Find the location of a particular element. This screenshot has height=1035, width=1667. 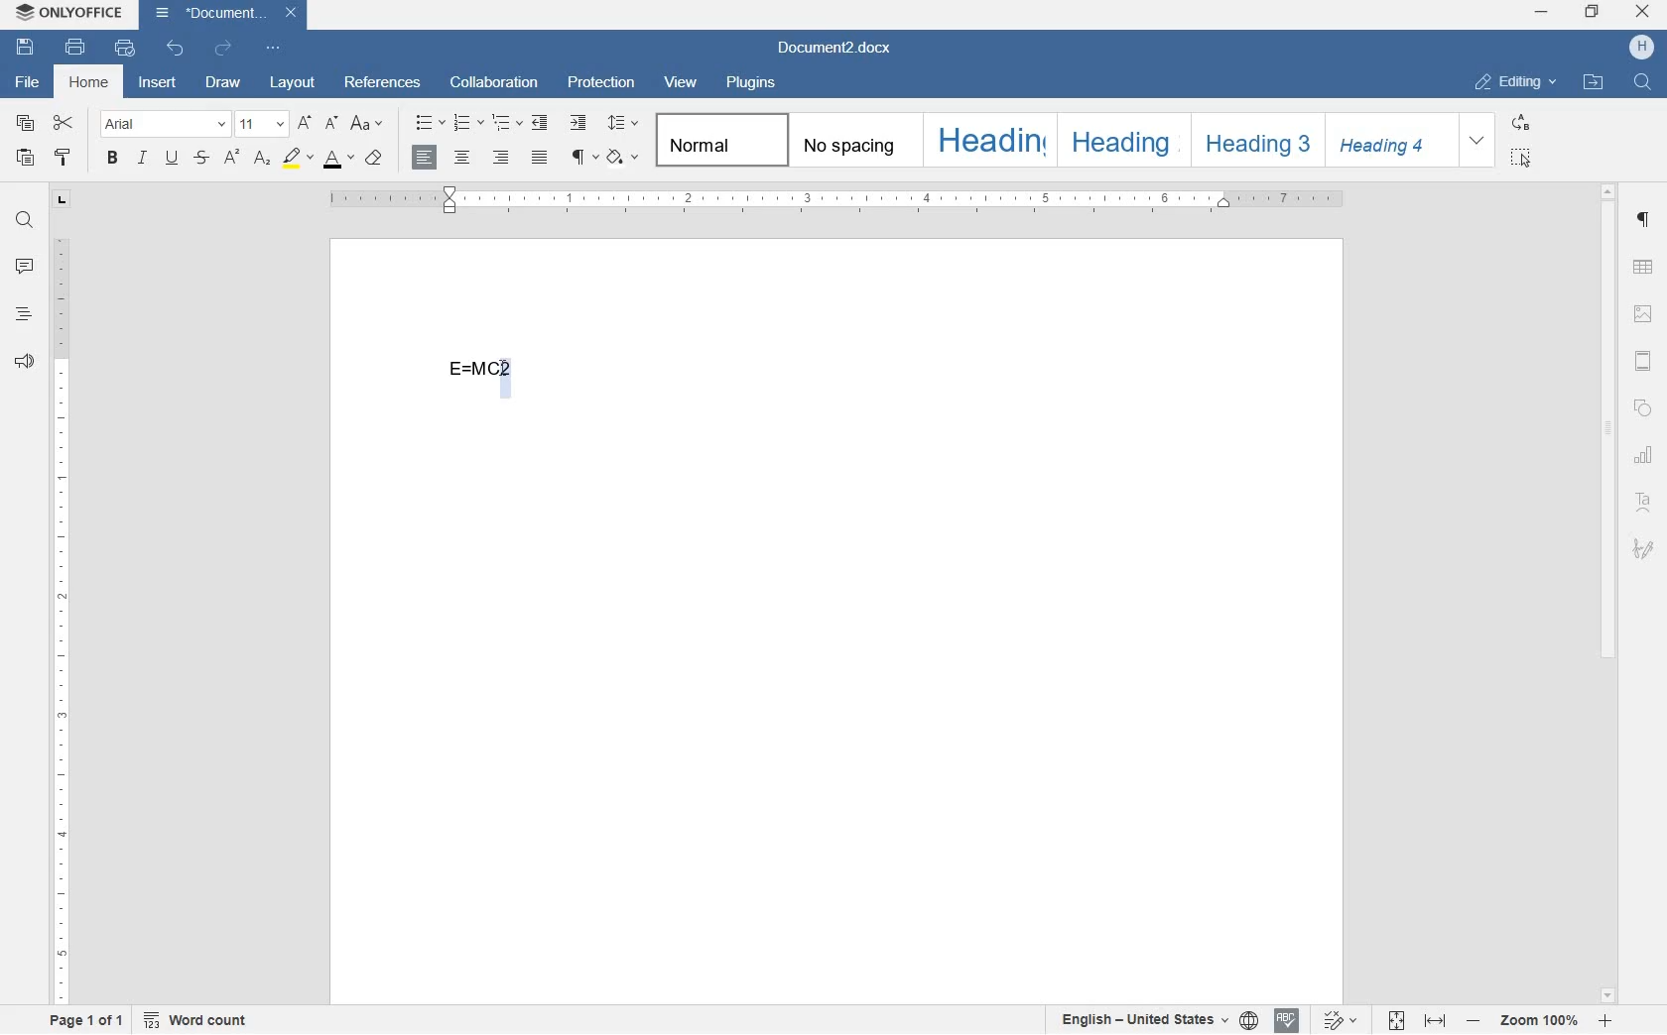

non printing characters is located at coordinates (582, 159).